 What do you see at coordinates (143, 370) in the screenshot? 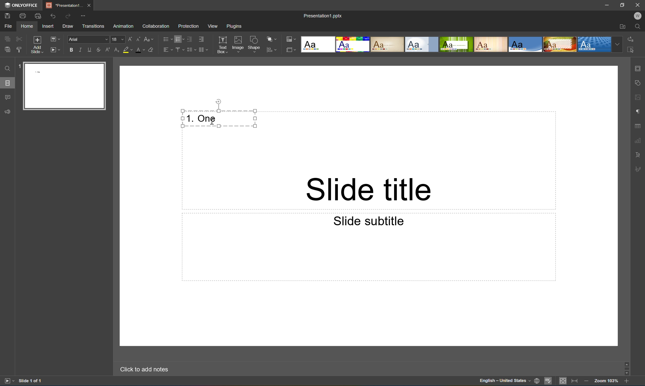
I see `Click to add notes` at bounding box center [143, 370].